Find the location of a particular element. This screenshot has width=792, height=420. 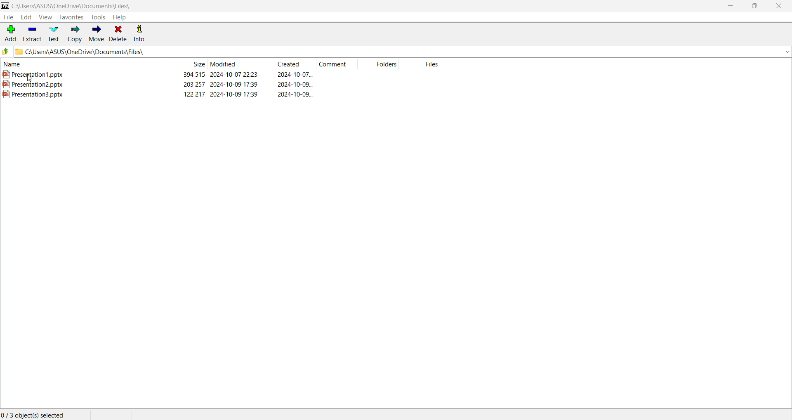

Minimize is located at coordinates (730, 6).